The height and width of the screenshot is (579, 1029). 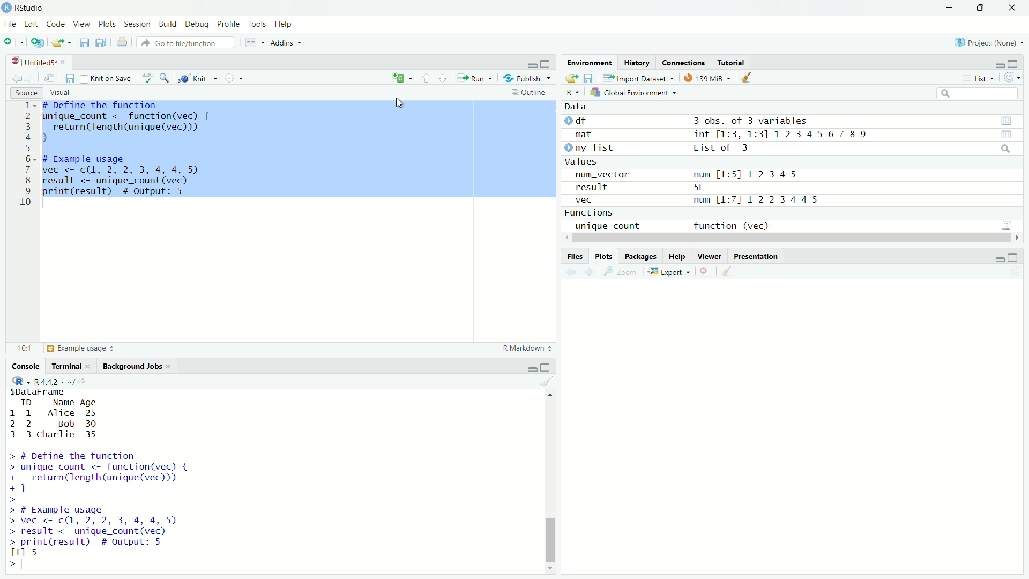 What do you see at coordinates (107, 24) in the screenshot?
I see `Plots` at bounding box center [107, 24].